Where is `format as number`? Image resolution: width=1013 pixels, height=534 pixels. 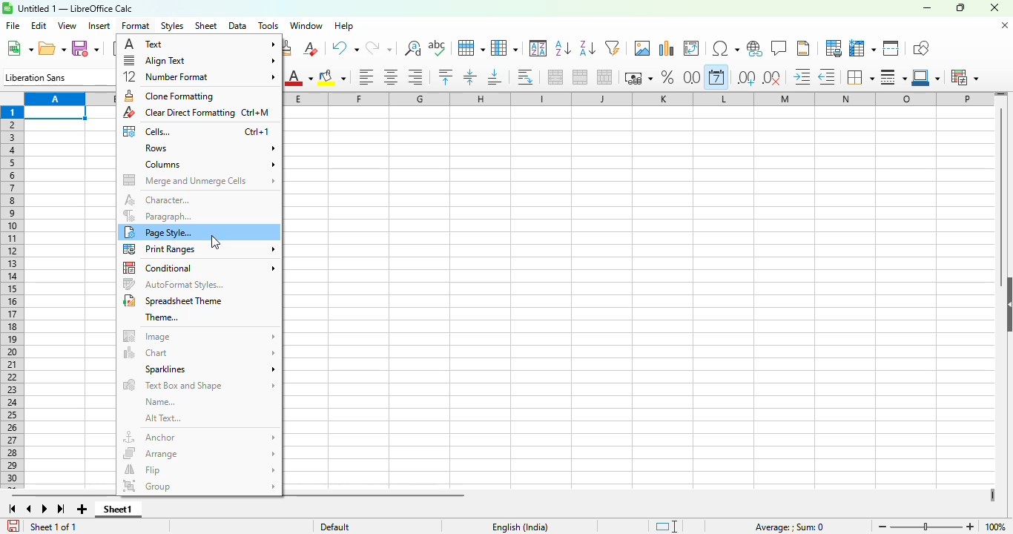 format as number is located at coordinates (693, 76).